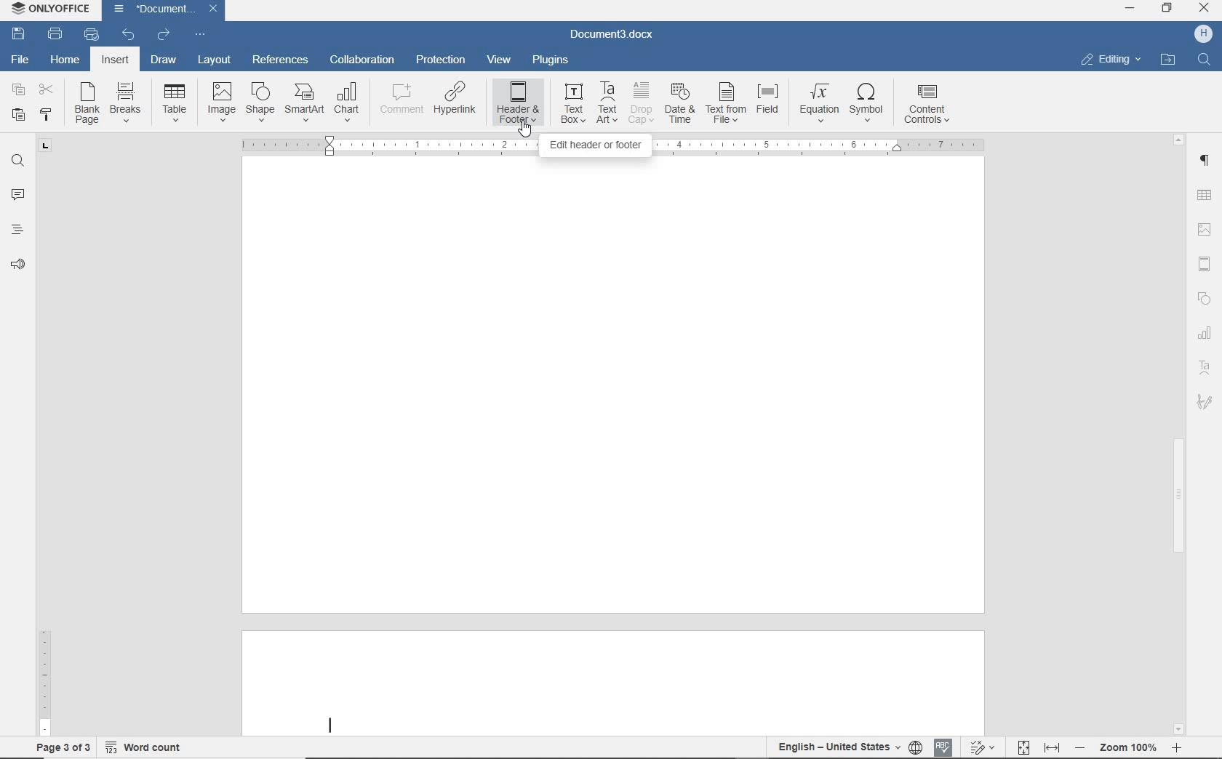  Describe the element at coordinates (162, 61) in the screenshot. I see `DRAW` at that location.